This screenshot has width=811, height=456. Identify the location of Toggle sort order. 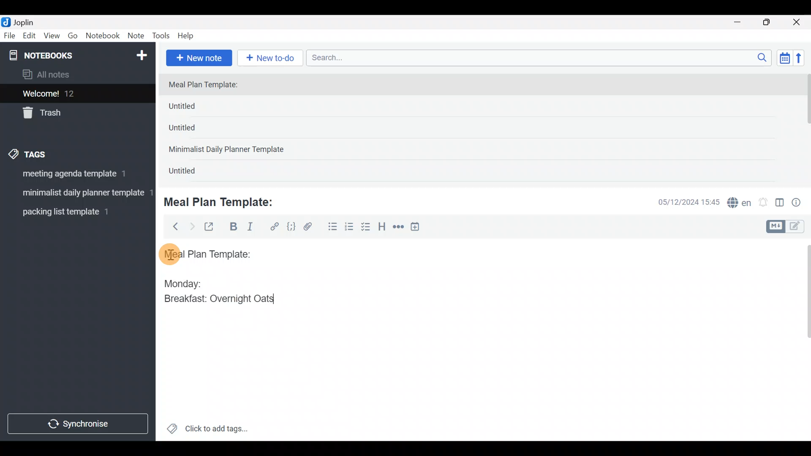
(784, 58).